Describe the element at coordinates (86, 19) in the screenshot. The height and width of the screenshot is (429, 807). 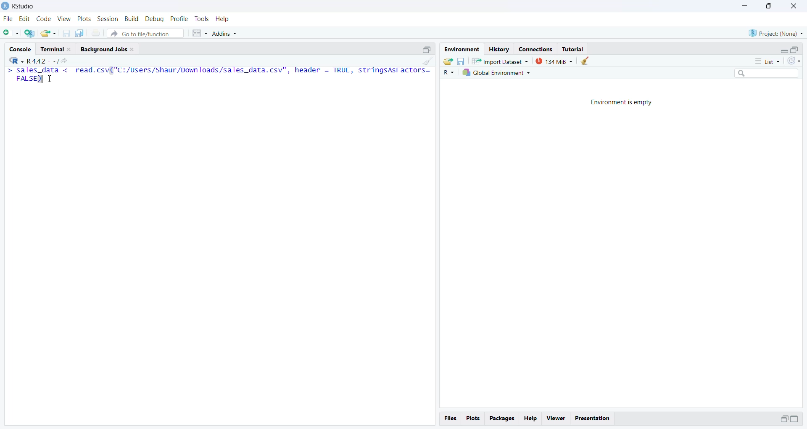
I see `Plots` at that location.